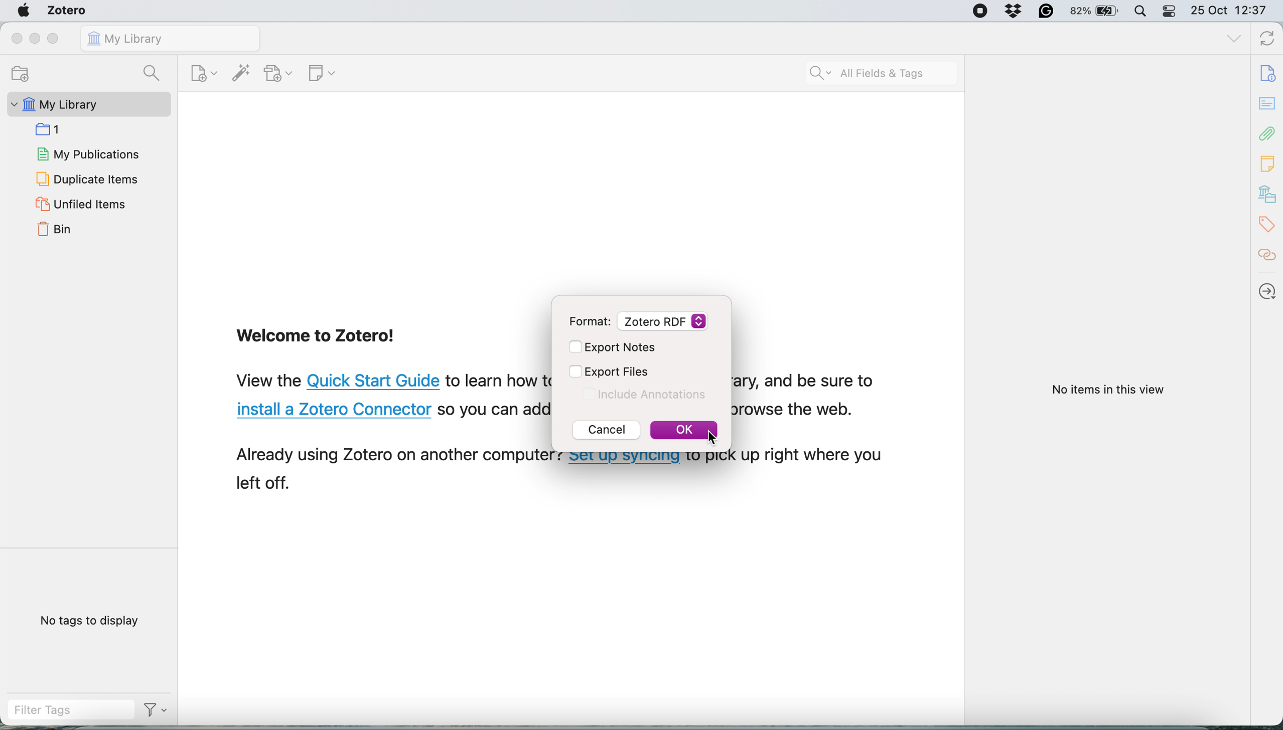 This screenshot has height=730, width=1283. I want to click on Screen Recorder, so click(978, 11).